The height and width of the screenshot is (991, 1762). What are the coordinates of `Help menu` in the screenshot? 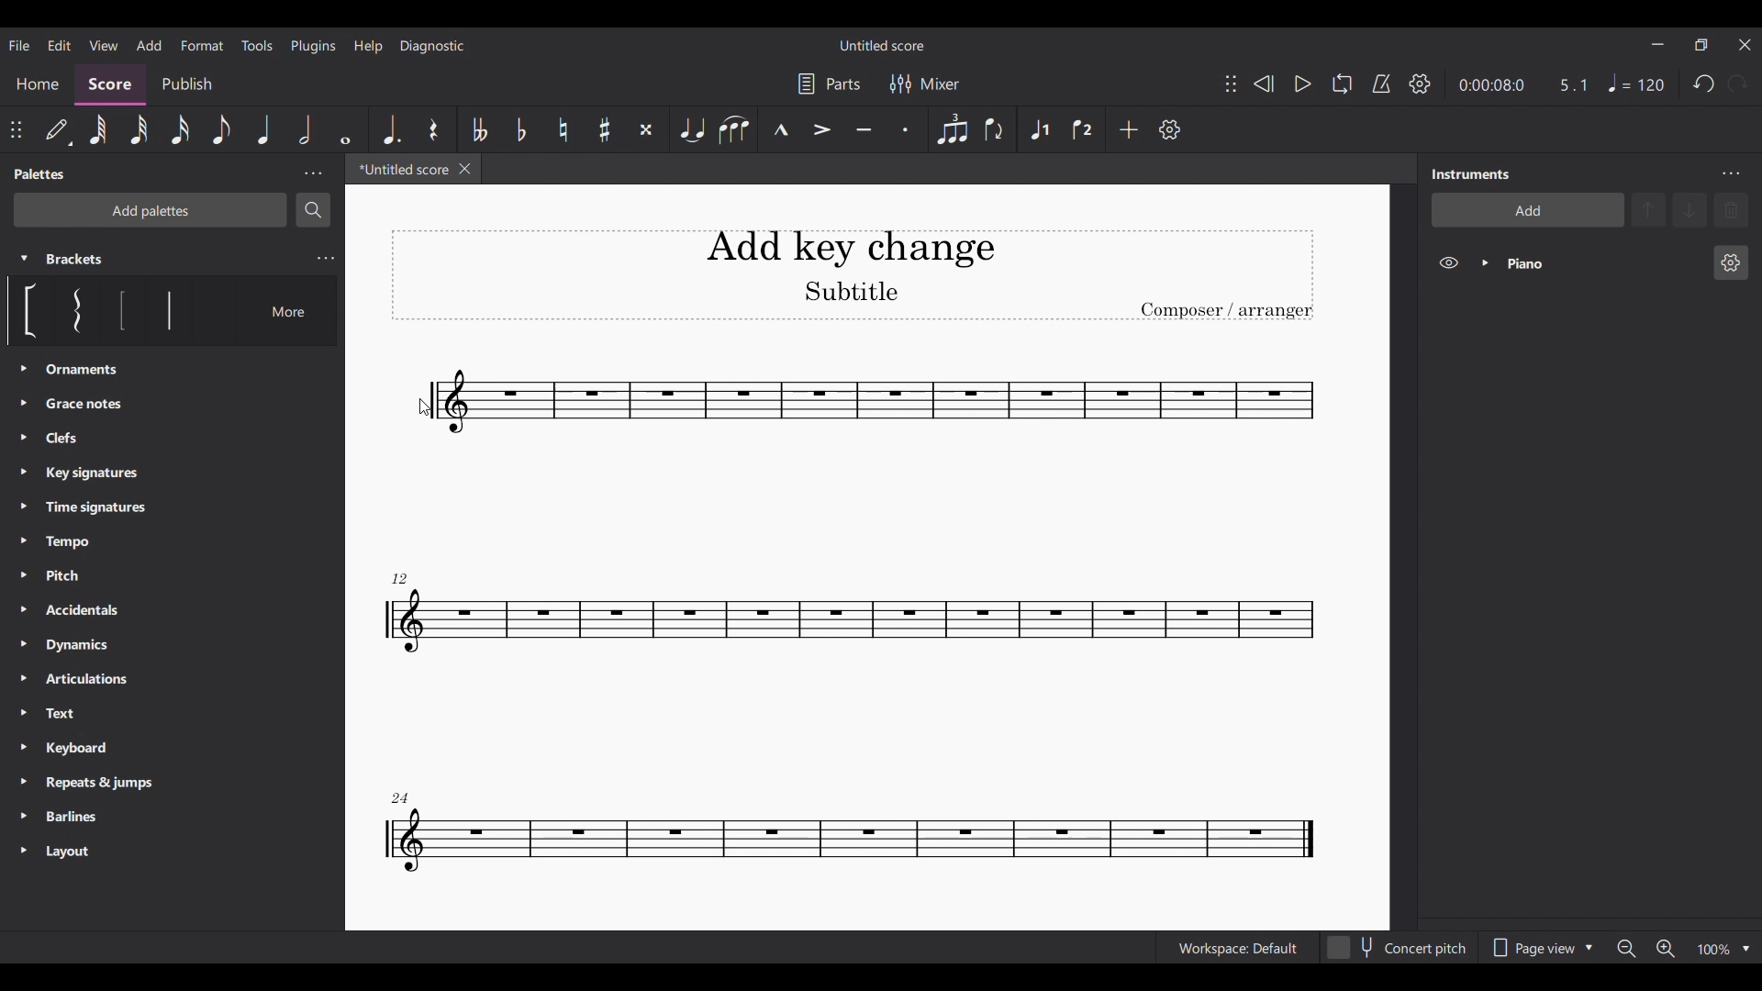 It's located at (367, 47).